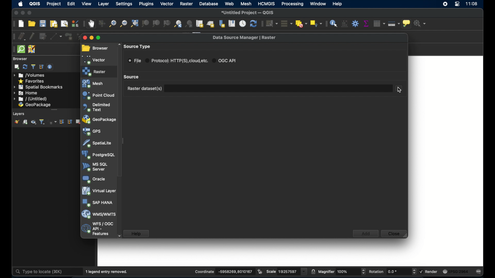 The image size is (495, 278). I want to click on zoom to layer, so click(156, 23).